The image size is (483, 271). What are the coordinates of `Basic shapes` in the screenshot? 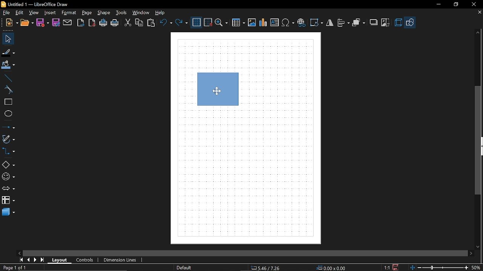 It's located at (8, 163).